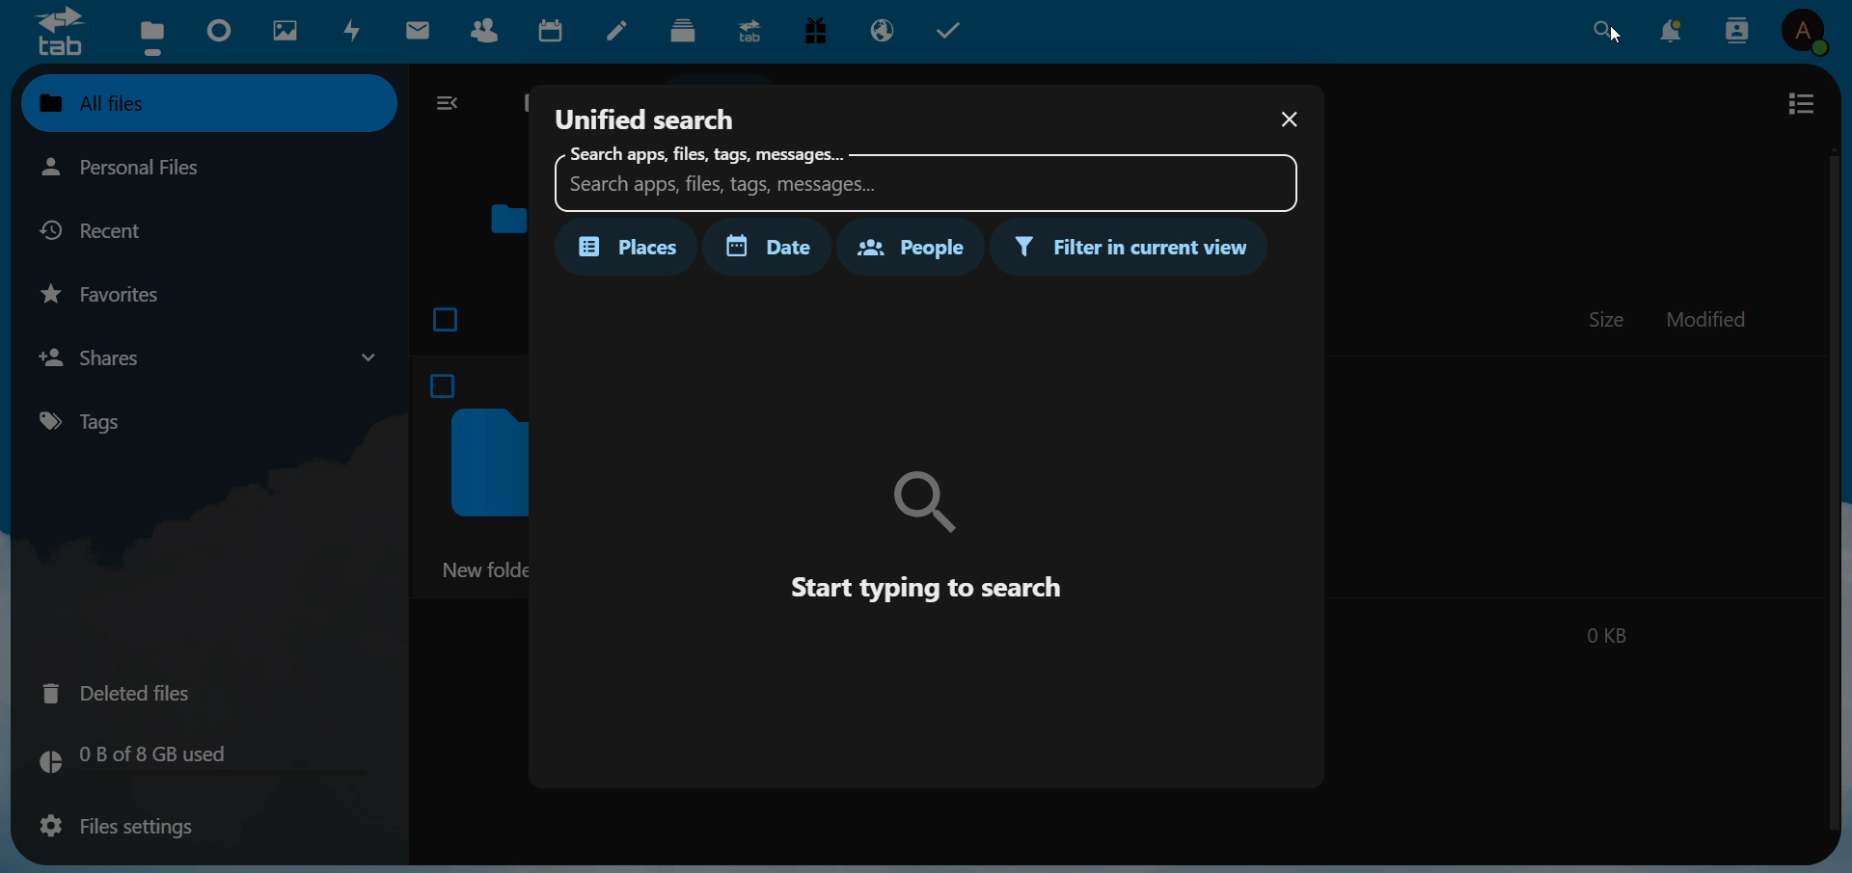  I want to click on logo, so click(58, 31).